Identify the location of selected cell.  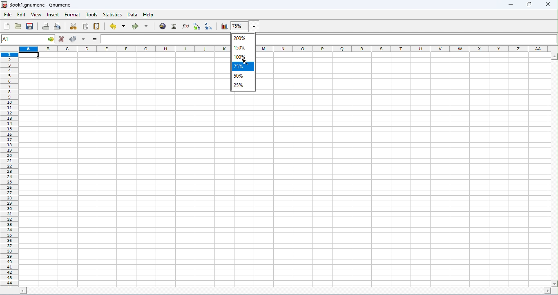
(29, 55).